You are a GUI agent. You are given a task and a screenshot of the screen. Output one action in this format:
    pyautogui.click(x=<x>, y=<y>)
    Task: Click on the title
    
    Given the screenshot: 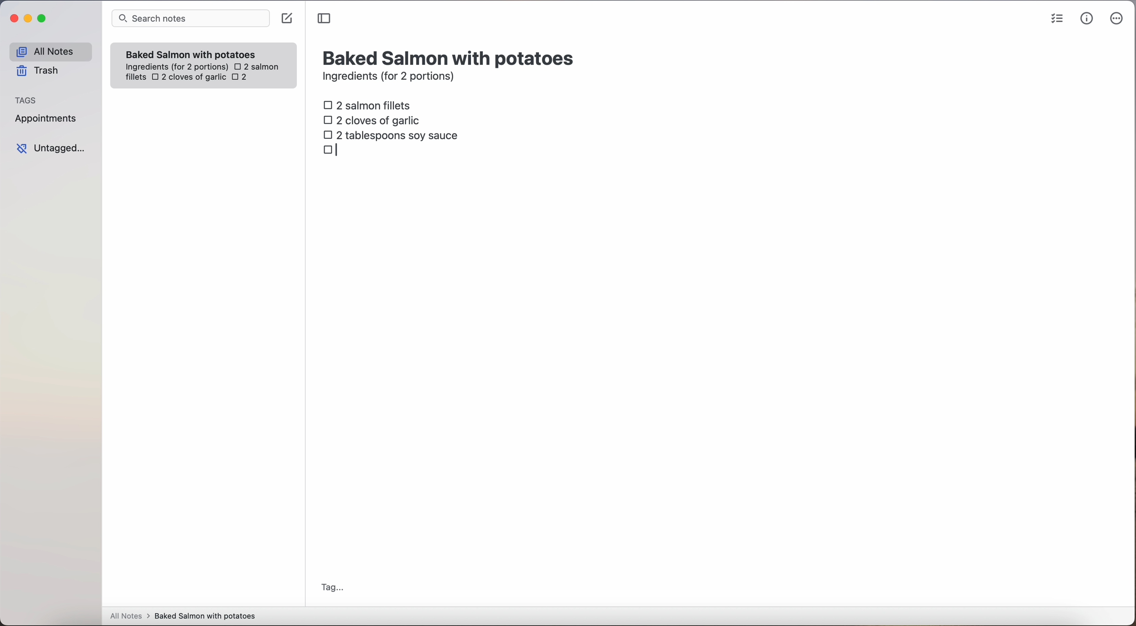 What is the action you would take?
    pyautogui.click(x=450, y=57)
    